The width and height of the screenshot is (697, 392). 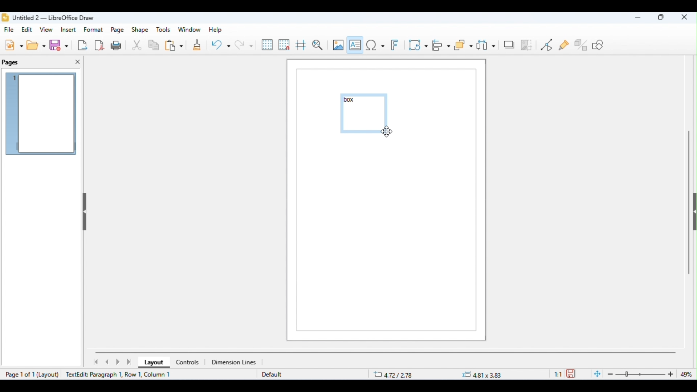 What do you see at coordinates (661, 18) in the screenshot?
I see `maximize` at bounding box center [661, 18].